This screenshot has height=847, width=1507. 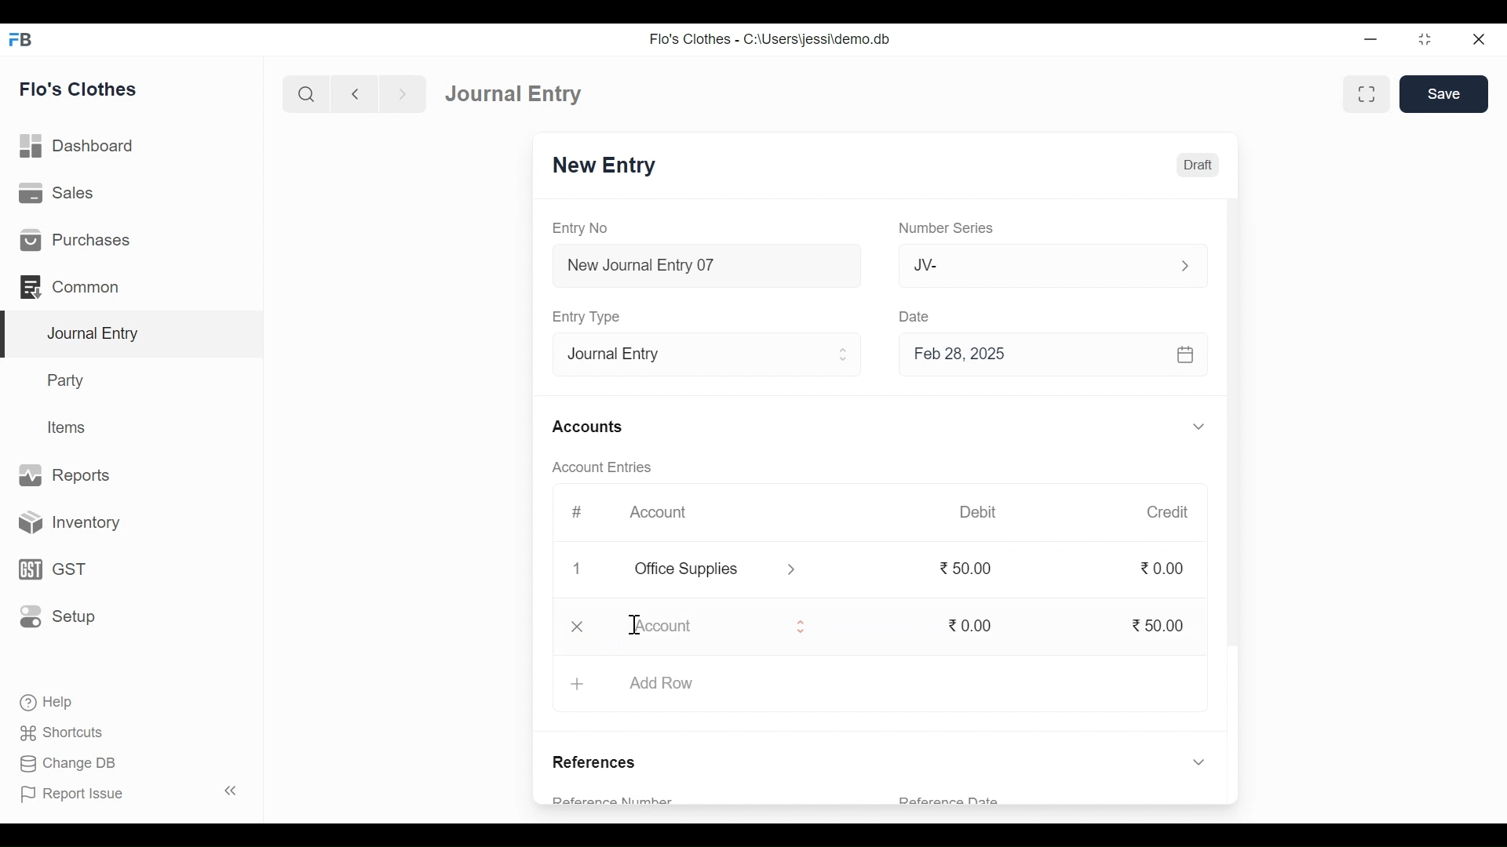 What do you see at coordinates (59, 192) in the screenshot?
I see `Sales` at bounding box center [59, 192].